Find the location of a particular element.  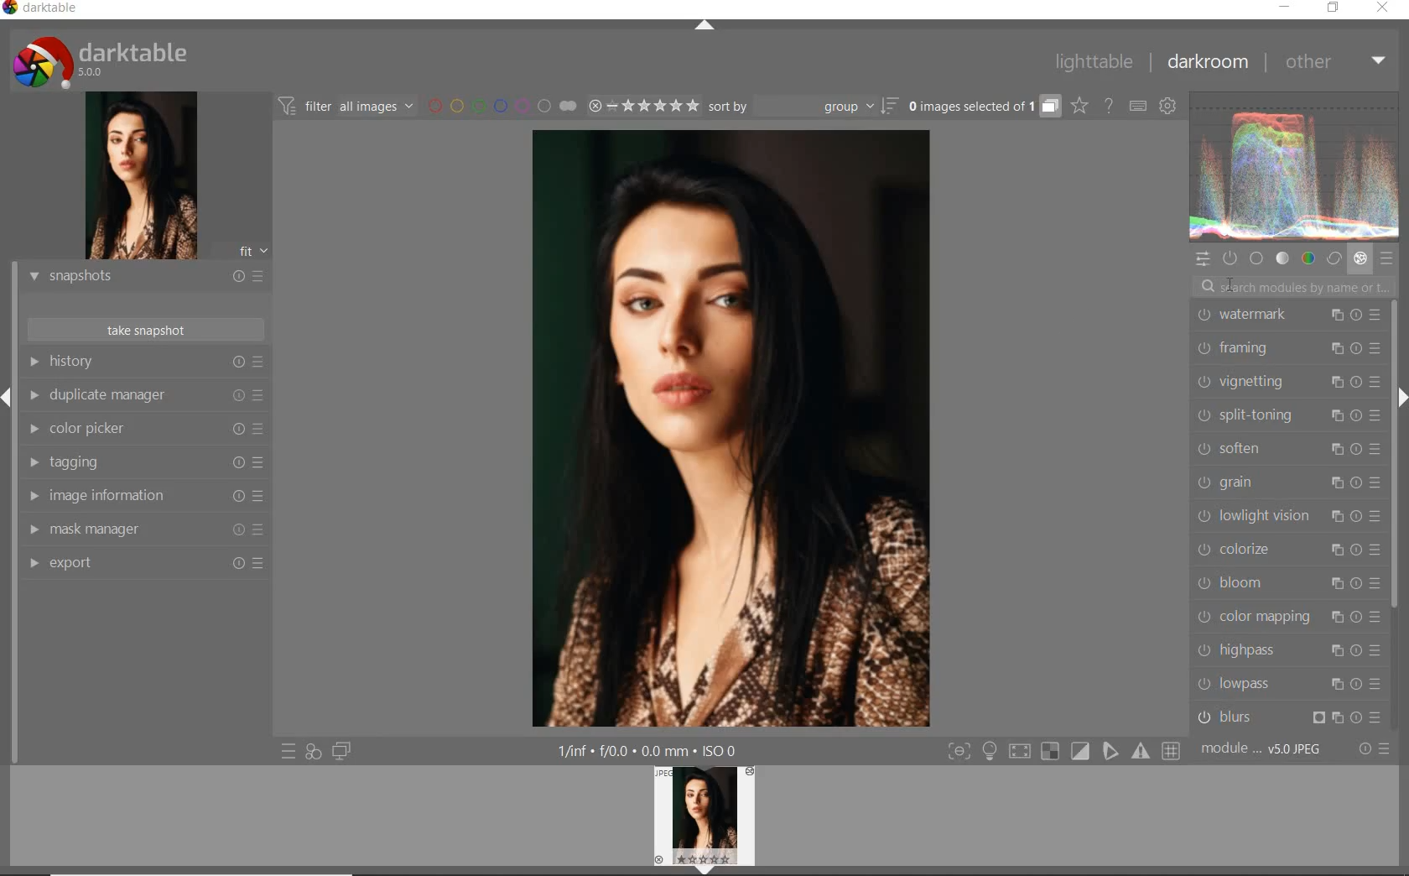

other is located at coordinates (1332, 62).